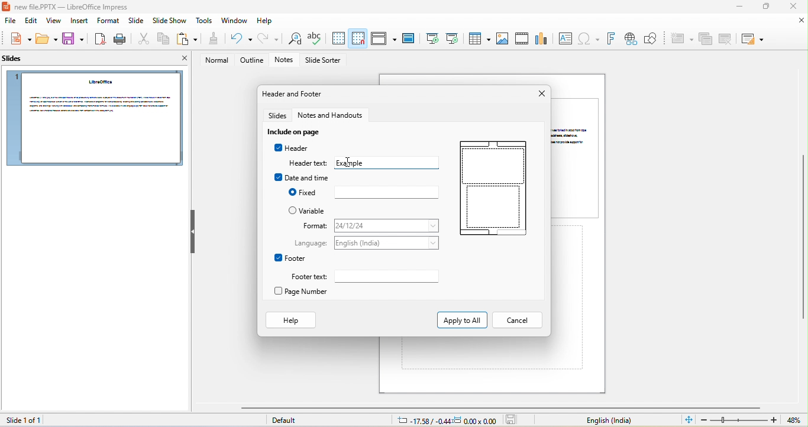  Describe the element at coordinates (514, 420) in the screenshot. I see `the document has not been modified since the last save` at that location.